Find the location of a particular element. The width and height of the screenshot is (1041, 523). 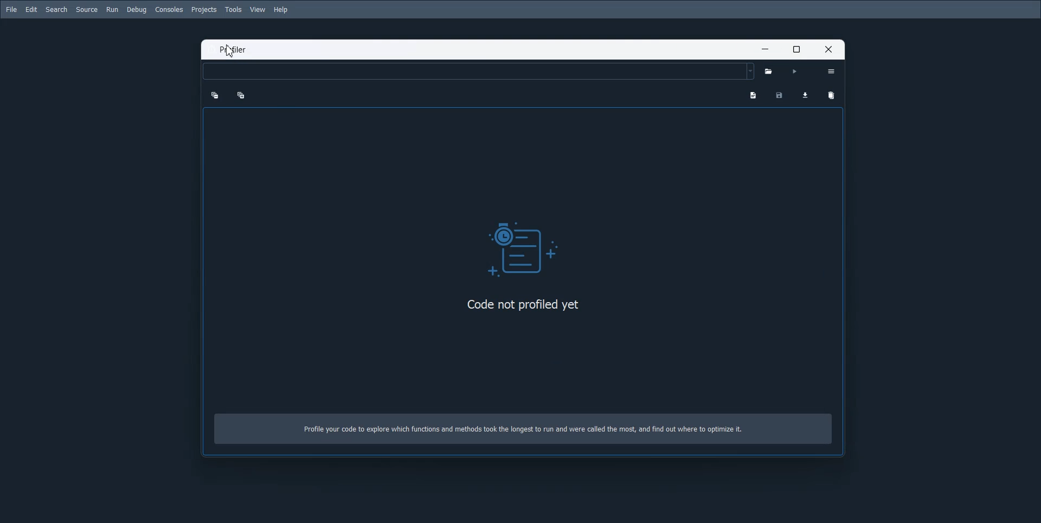

View is located at coordinates (258, 9).